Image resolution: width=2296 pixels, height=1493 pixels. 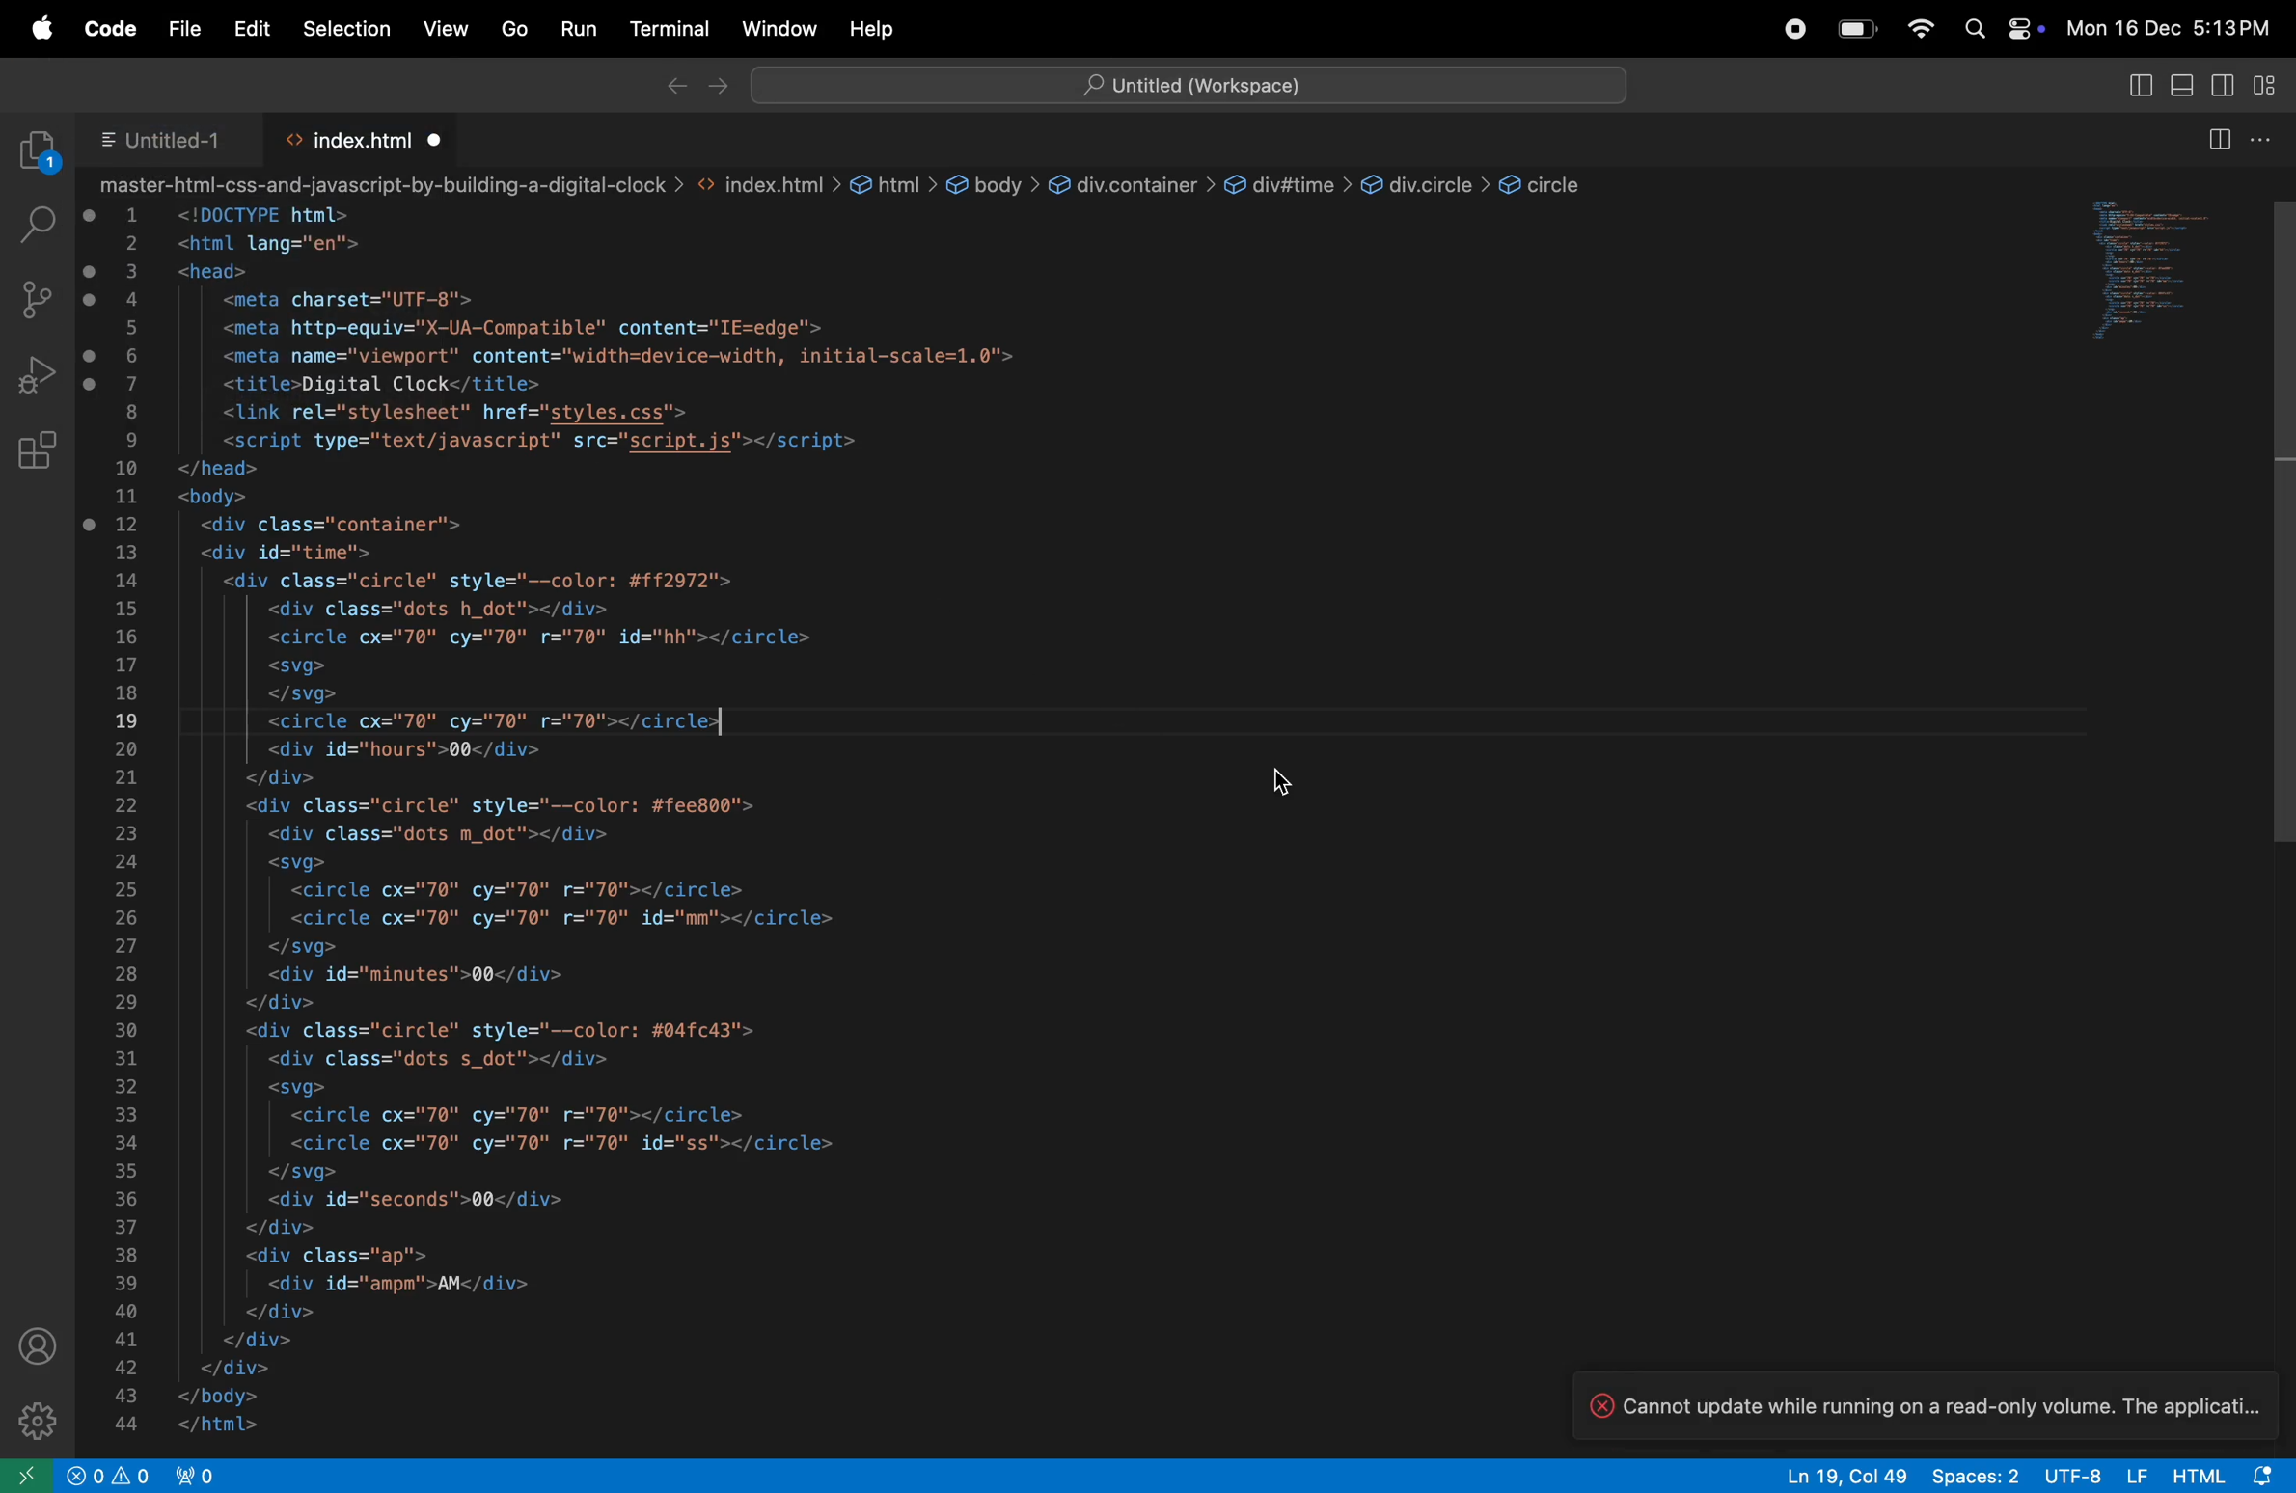 I want to click on options, so click(x=2266, y=140).